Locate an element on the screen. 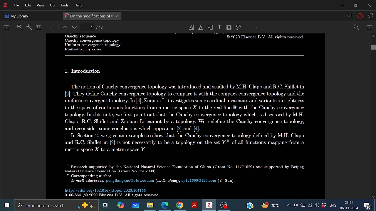 This screenshot has width=376, height=211. HElp is located at coordinates (79, 5).